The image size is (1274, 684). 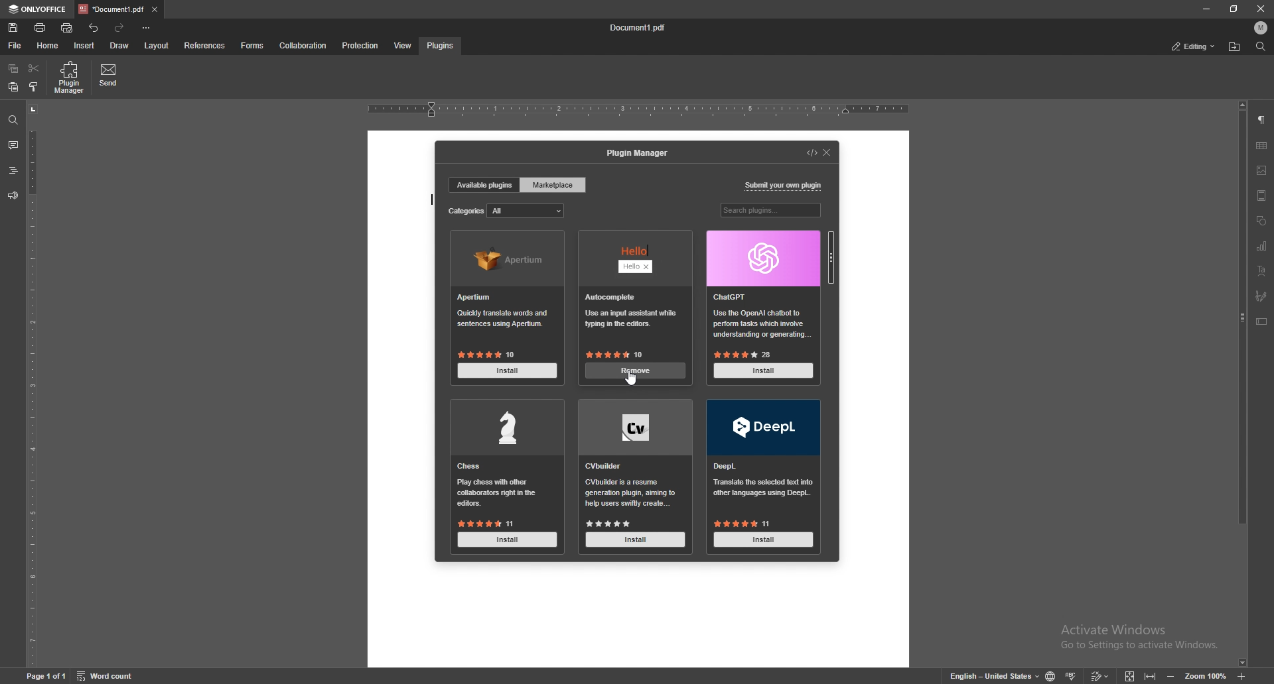 What do you see at coordinates (13, 145) in the screenshot?
I see `comment` at bounding box center [13, 145].